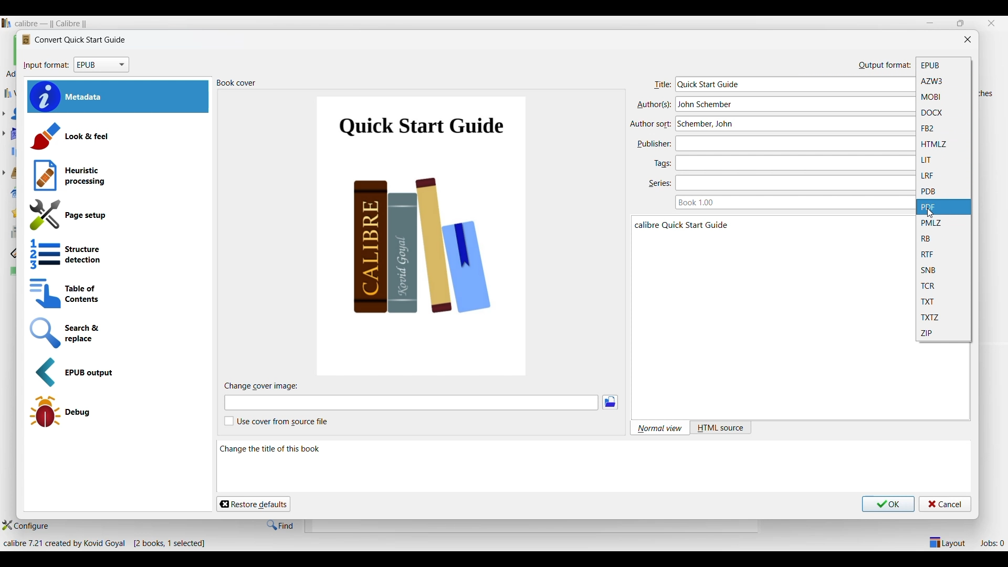 Image resolution: width=1008 pixels, height=567 pixels. Describe the element at coordinates (276, 421) in the screenshot. I see `Toggle for cover from source file` at that location.